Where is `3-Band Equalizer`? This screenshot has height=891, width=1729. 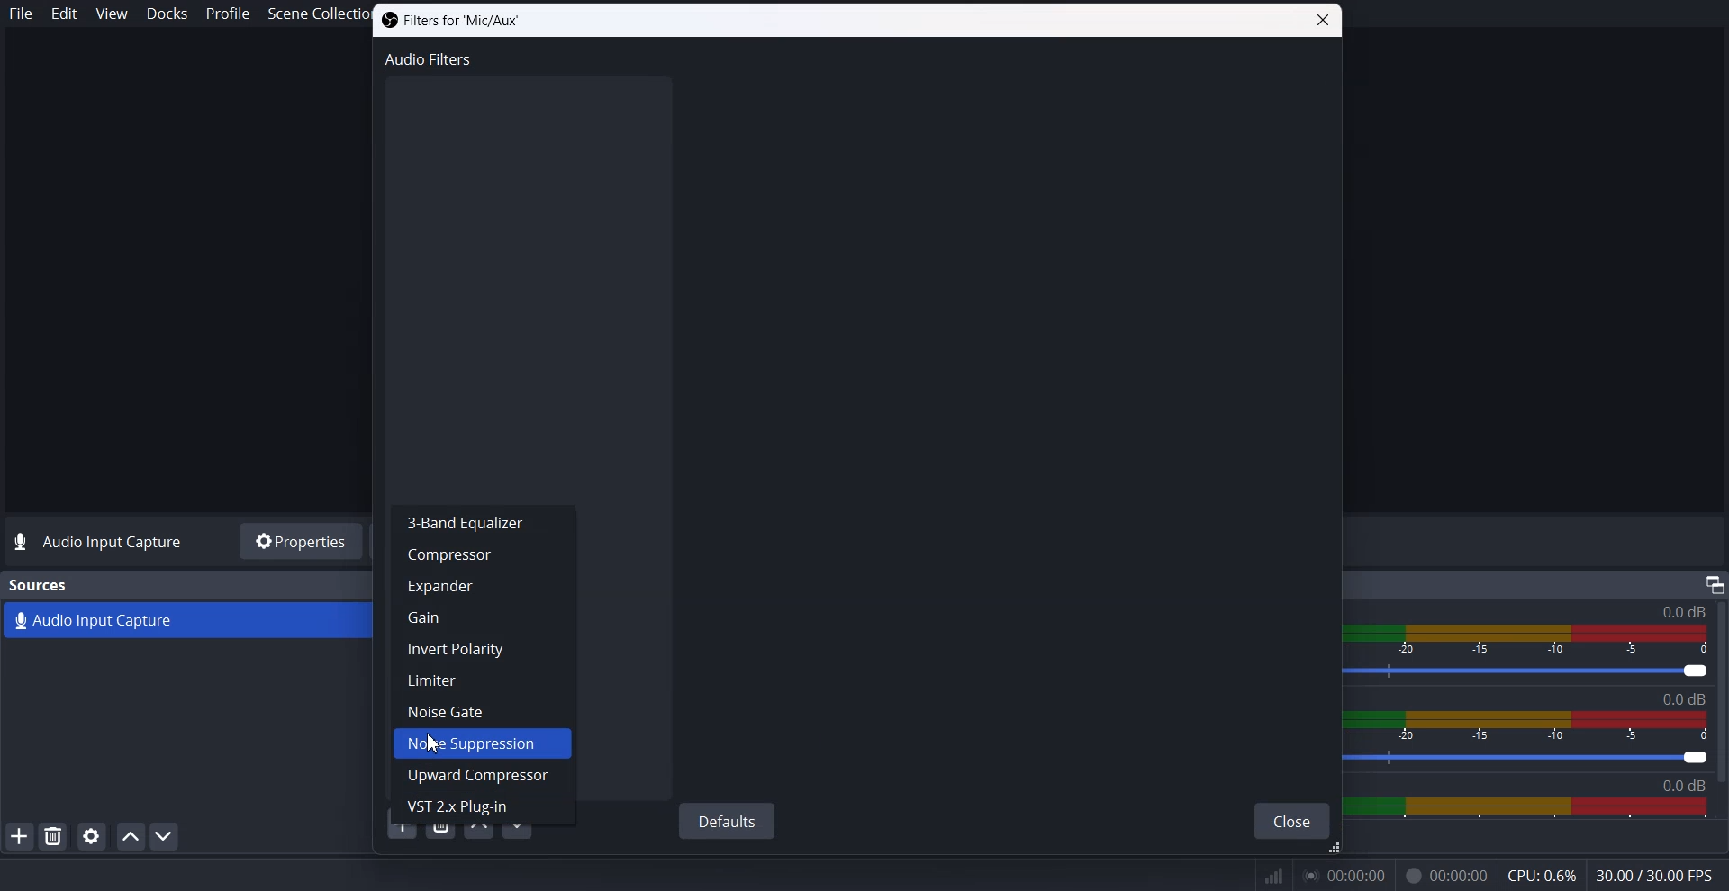
3-Band Equalizer is located at coordinates (481, 521).